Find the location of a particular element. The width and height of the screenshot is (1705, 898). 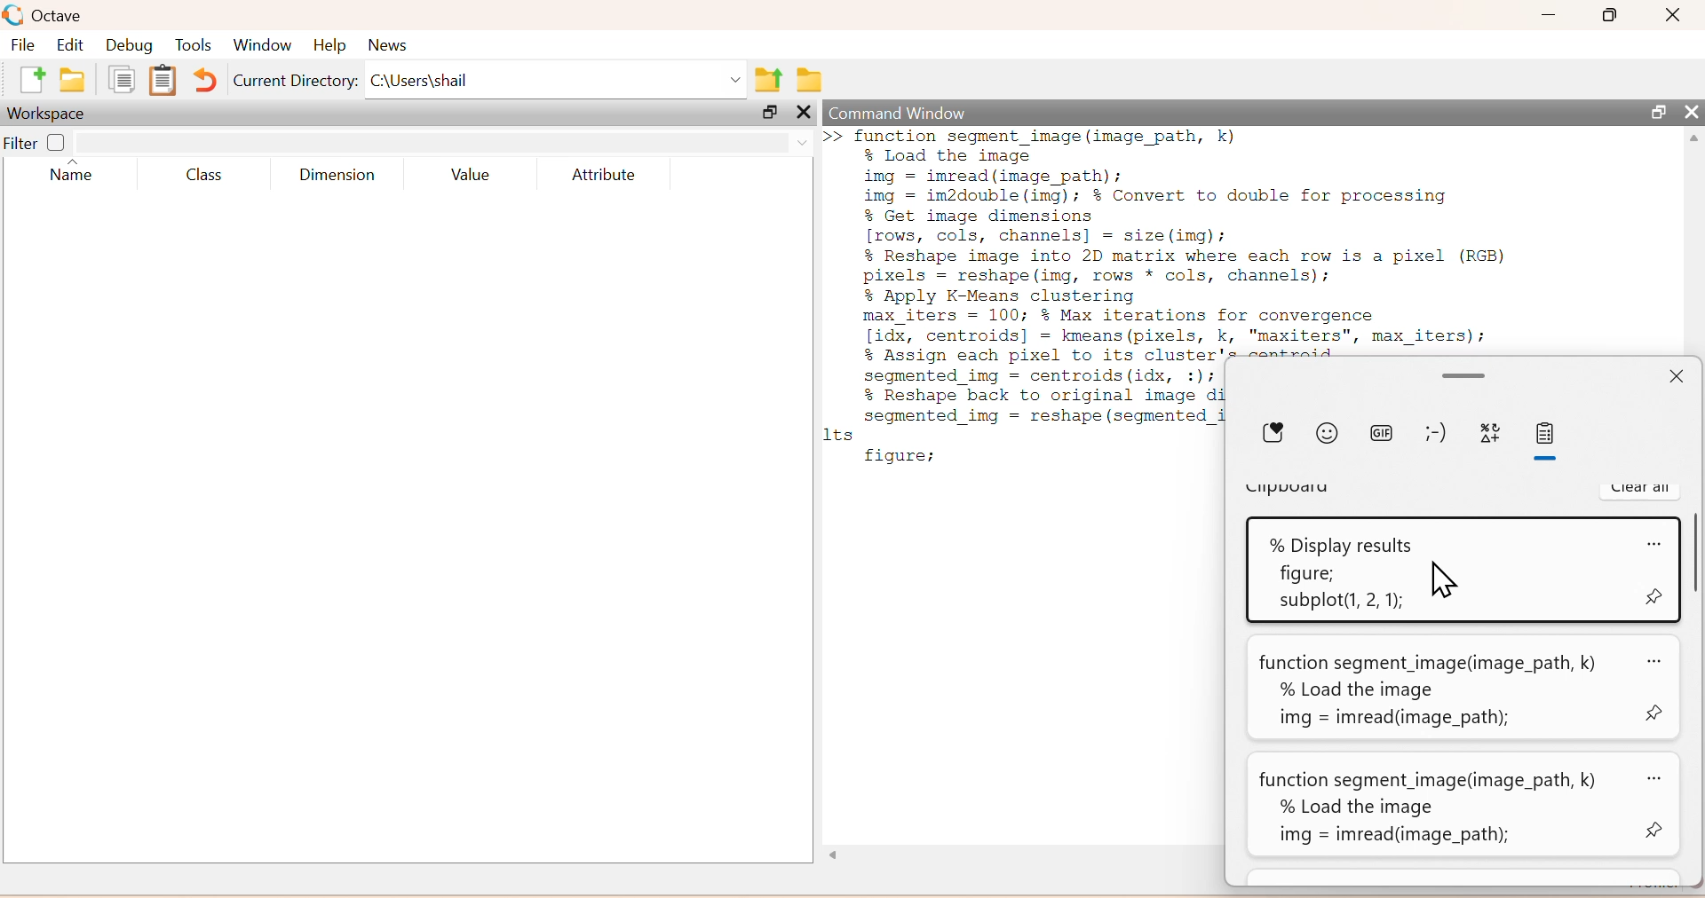

gif is located at coordinates (1382, 433).